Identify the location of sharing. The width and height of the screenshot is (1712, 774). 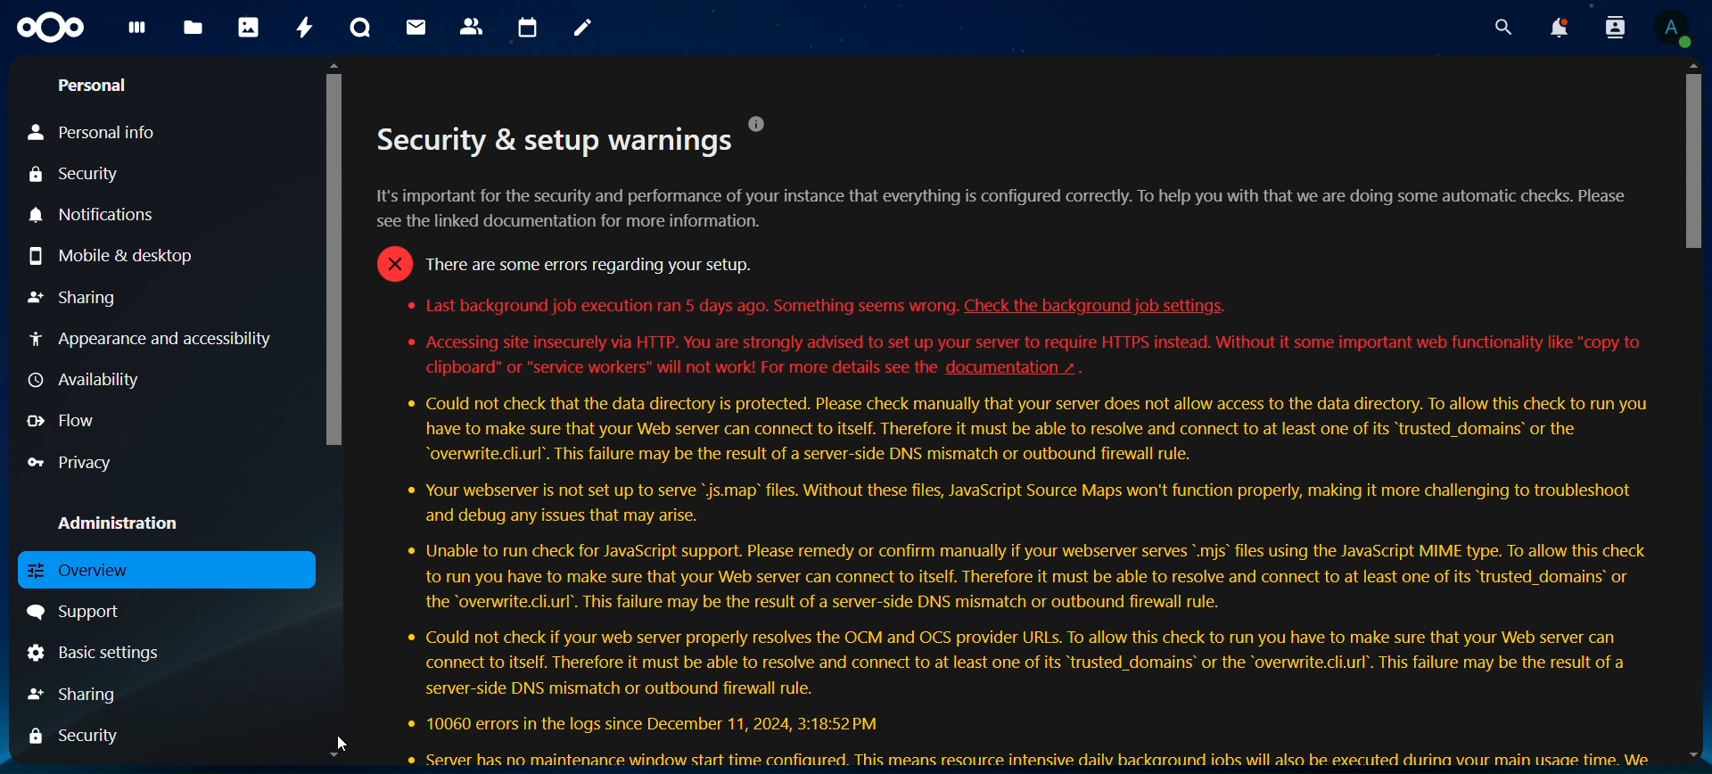
(79, 695).